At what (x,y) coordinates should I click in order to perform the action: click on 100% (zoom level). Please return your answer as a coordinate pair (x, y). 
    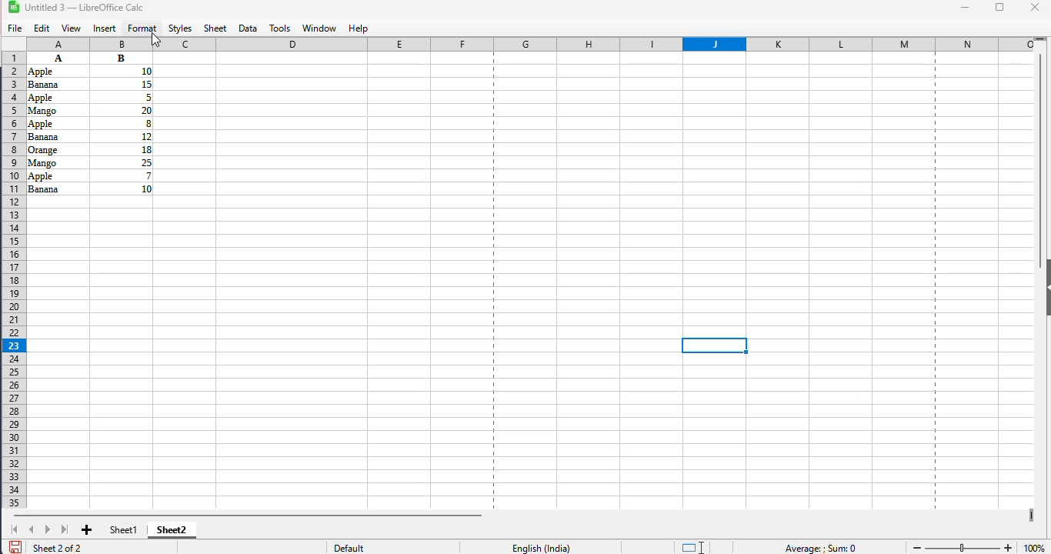
    Looking at the image, I should click on (1035, 545).